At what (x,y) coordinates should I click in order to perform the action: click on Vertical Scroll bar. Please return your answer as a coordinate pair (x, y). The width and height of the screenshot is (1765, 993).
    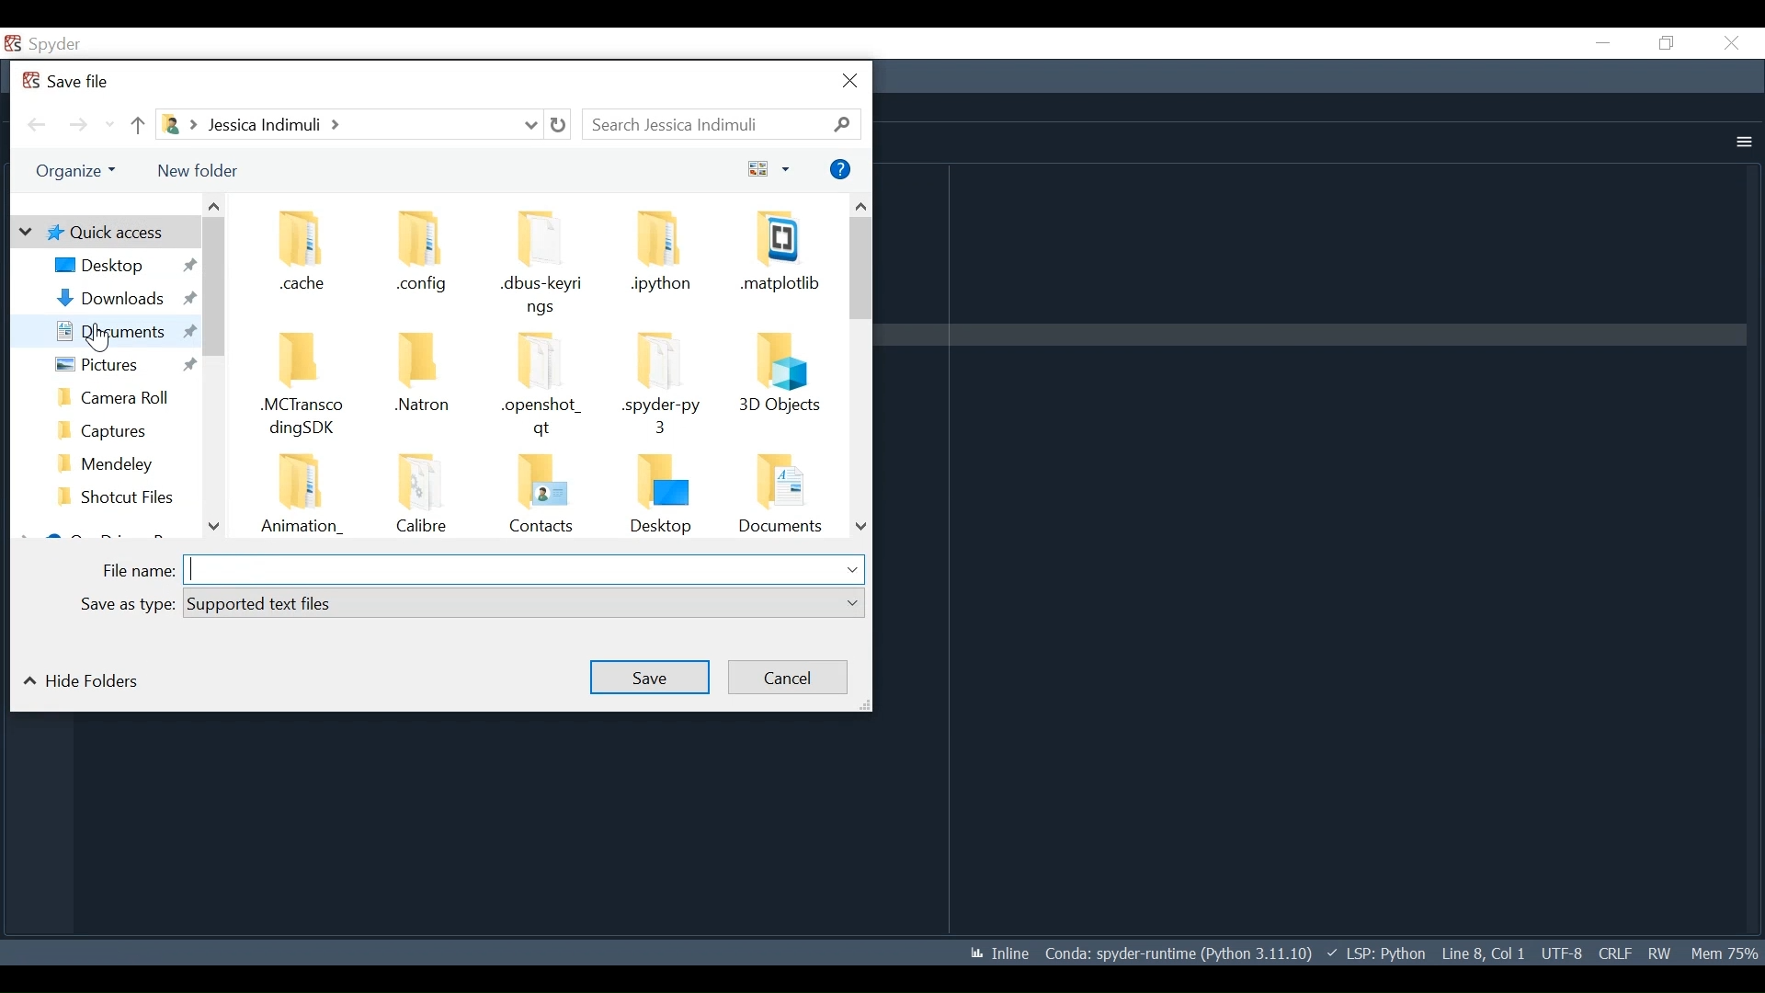
    Looking at the image, I should click on (213, 288).